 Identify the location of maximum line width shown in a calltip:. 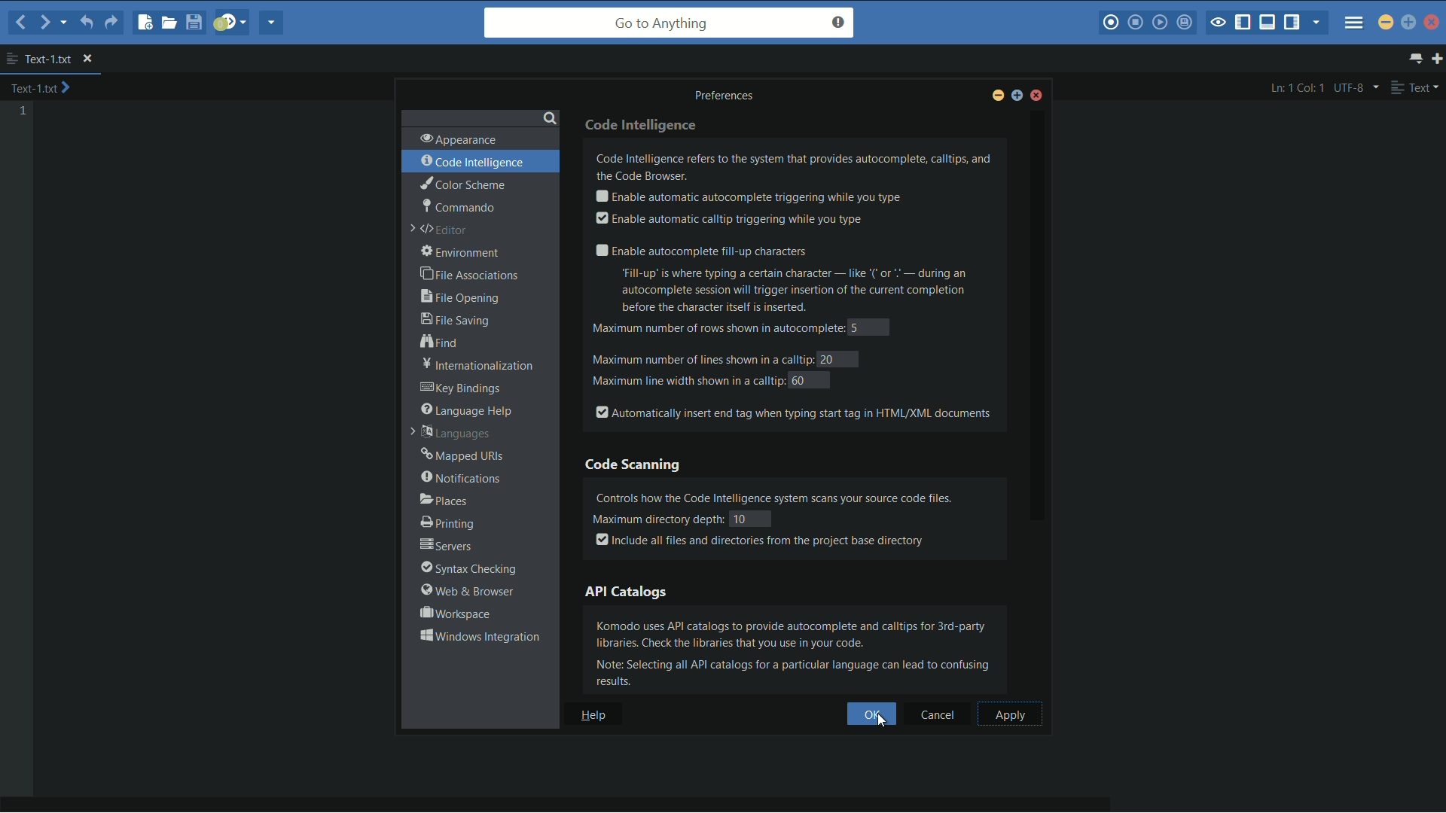
(686, 381).